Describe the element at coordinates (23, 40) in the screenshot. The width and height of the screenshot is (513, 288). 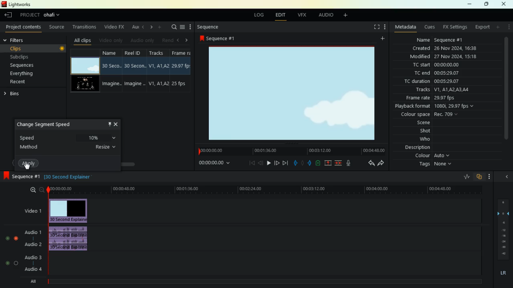
I see `filters` at that location.